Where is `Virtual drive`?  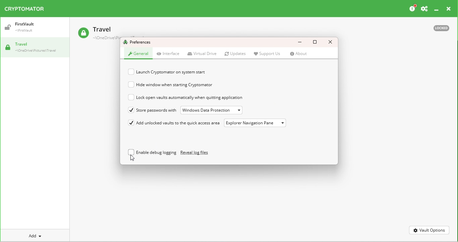
Virtual drive is located at coordinates (202, 53).